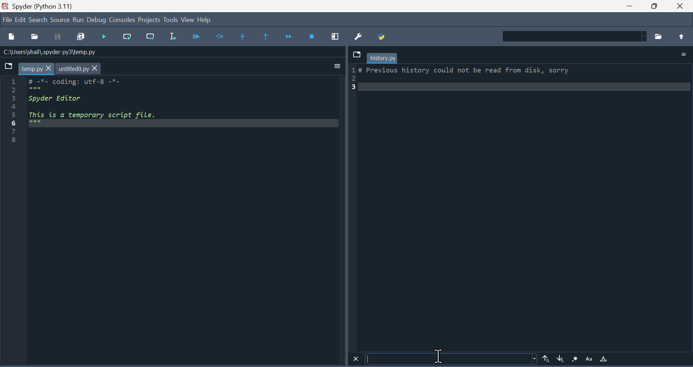 This screenshot has width=693, height=367. Describe the element at coordinates (451, 359) in the screenshot. I see `Search bar` at that location.